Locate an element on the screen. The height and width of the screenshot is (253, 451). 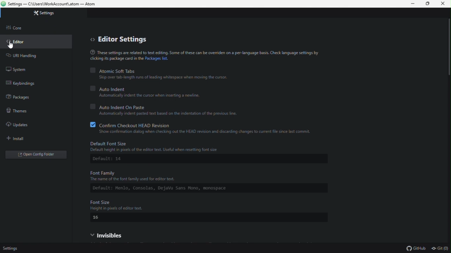
Invisible is located at coordinates (115, 235).